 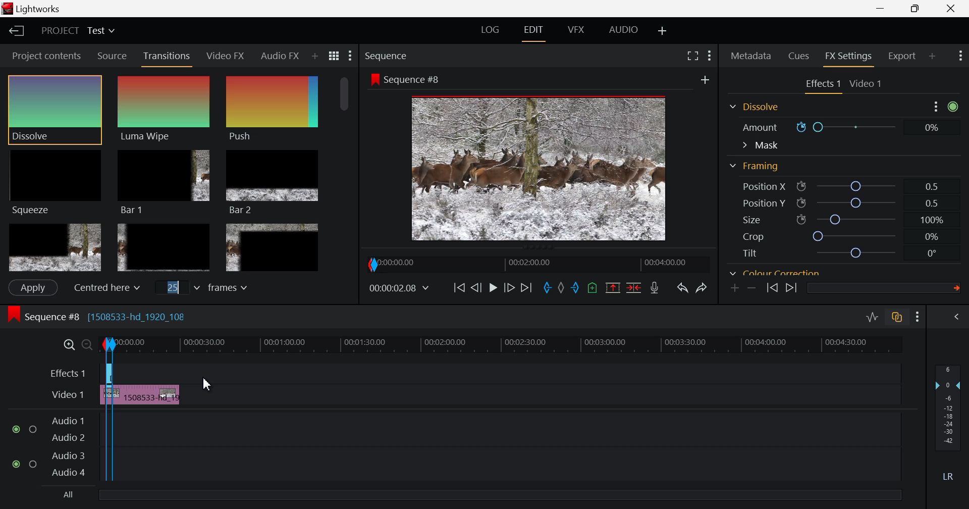 What do you see at coordinates (314, 57) in the screenshot?
I see `Add Panel` at bounding box center [314, 57].